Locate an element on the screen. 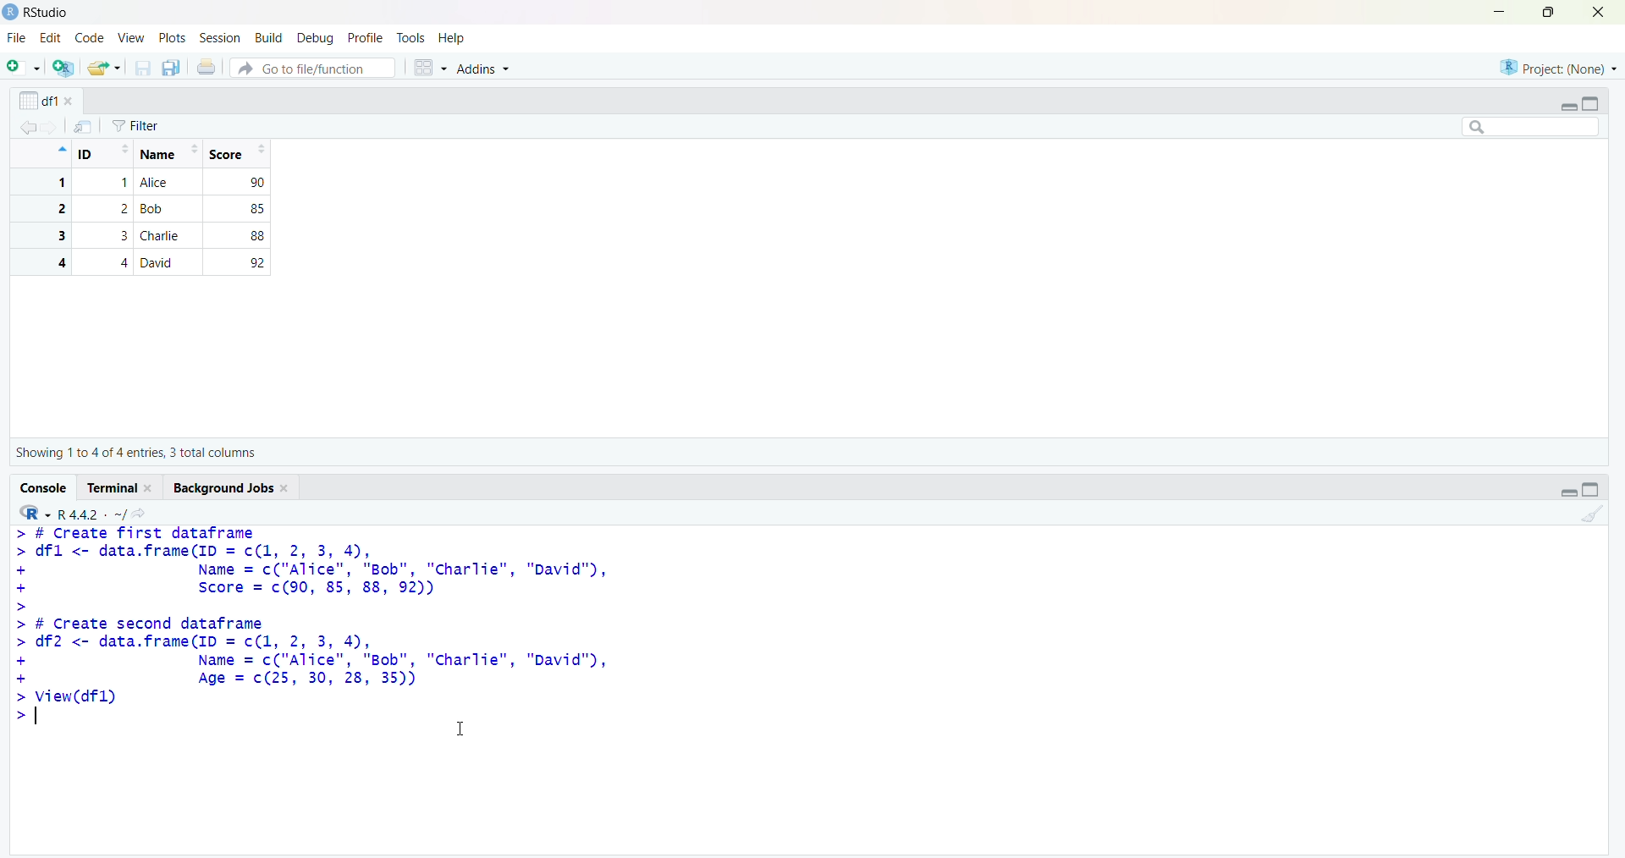 This screenshot has width=1625, height=858. 2 2 Bob 85 is located at coordinates (146, 209).